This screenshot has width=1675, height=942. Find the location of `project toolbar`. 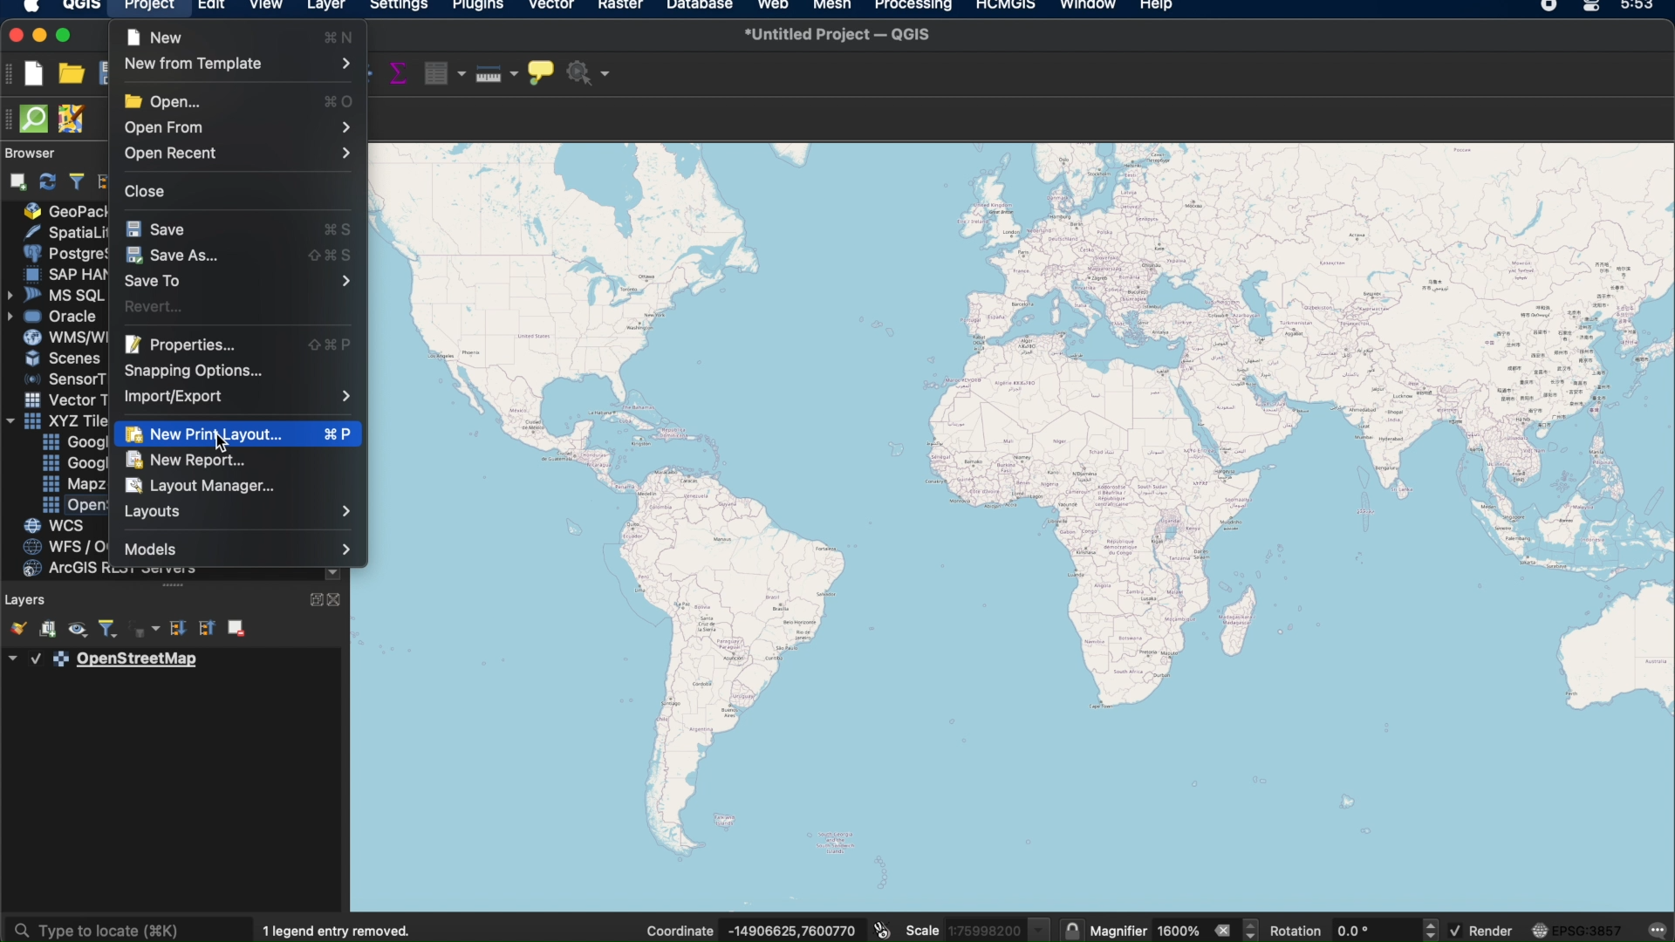

project toolbar is located at coordinates (10, 76).